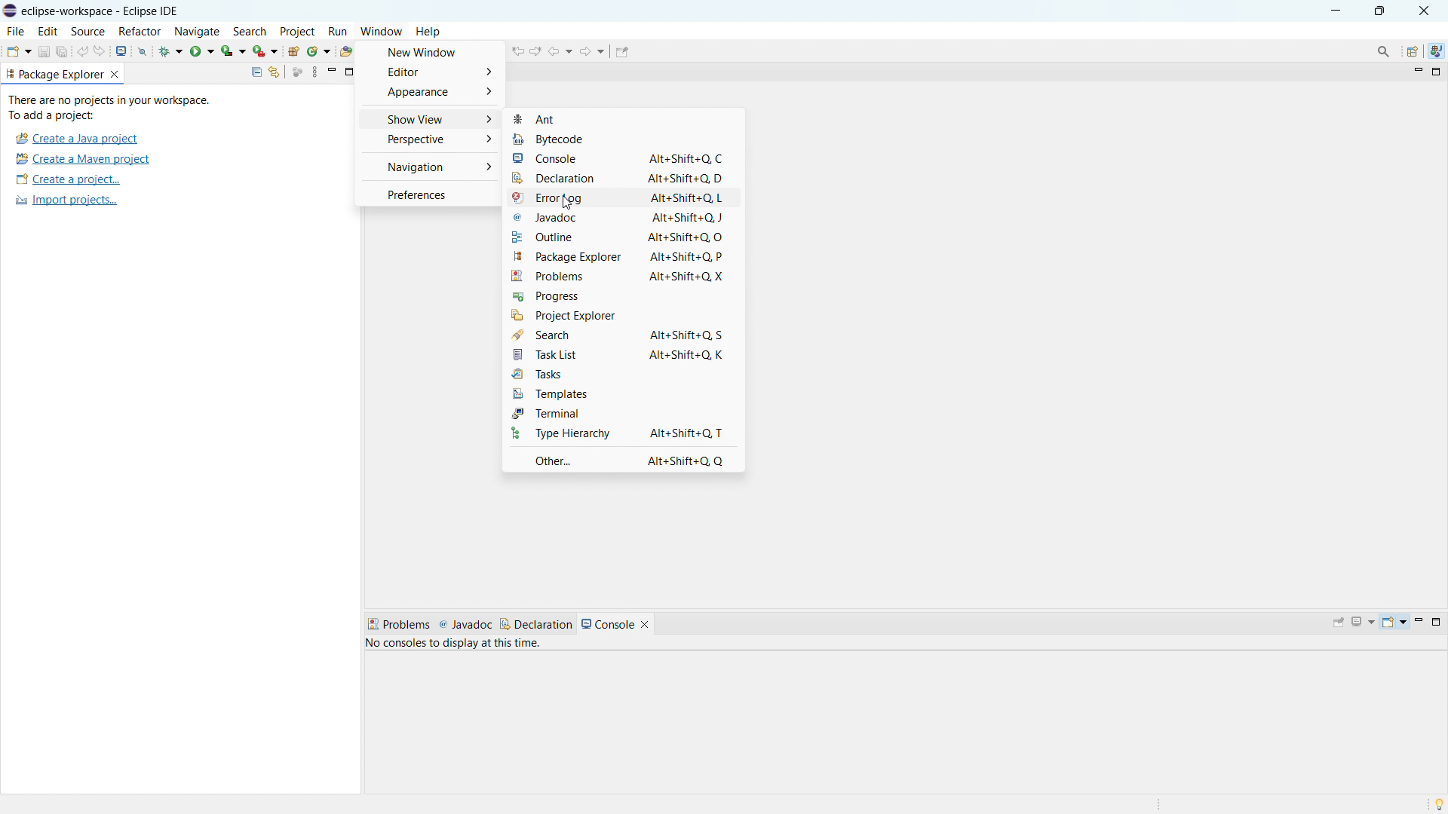 This screenshot has height=814, width=1448. What do you see at coordinates (250, 31) in the screenshot?
I see `search` at bounding box center [250, 31].